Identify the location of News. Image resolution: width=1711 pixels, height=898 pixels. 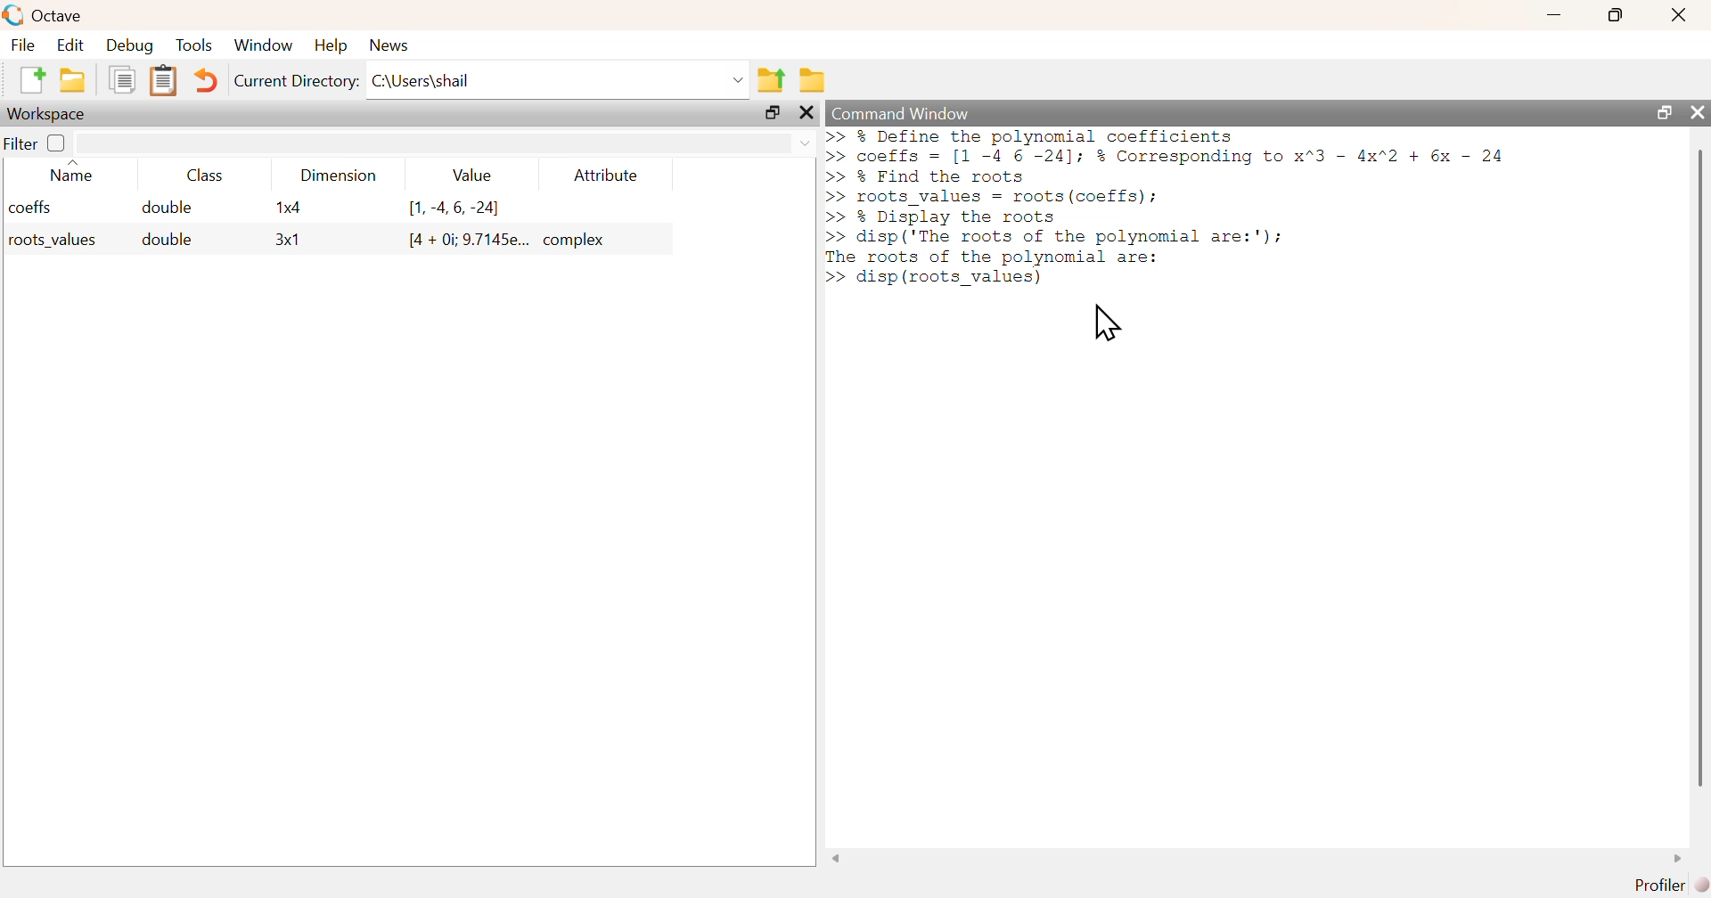
(389, 45).